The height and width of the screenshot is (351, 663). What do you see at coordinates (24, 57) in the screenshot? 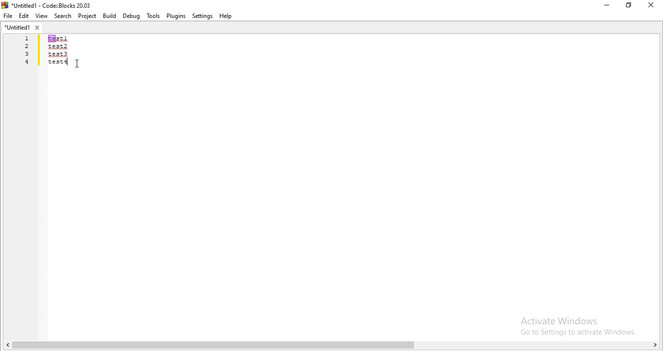
I see `1,2,3,4,5` at bounding box center [24, 57].